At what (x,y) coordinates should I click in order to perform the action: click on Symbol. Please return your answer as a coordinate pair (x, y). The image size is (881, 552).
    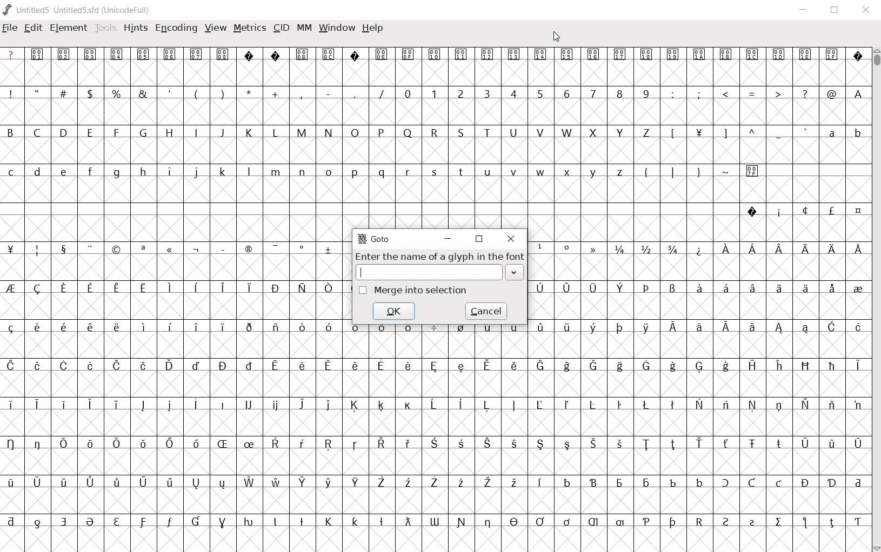
    Looking at the image, I should click on (752, 522).